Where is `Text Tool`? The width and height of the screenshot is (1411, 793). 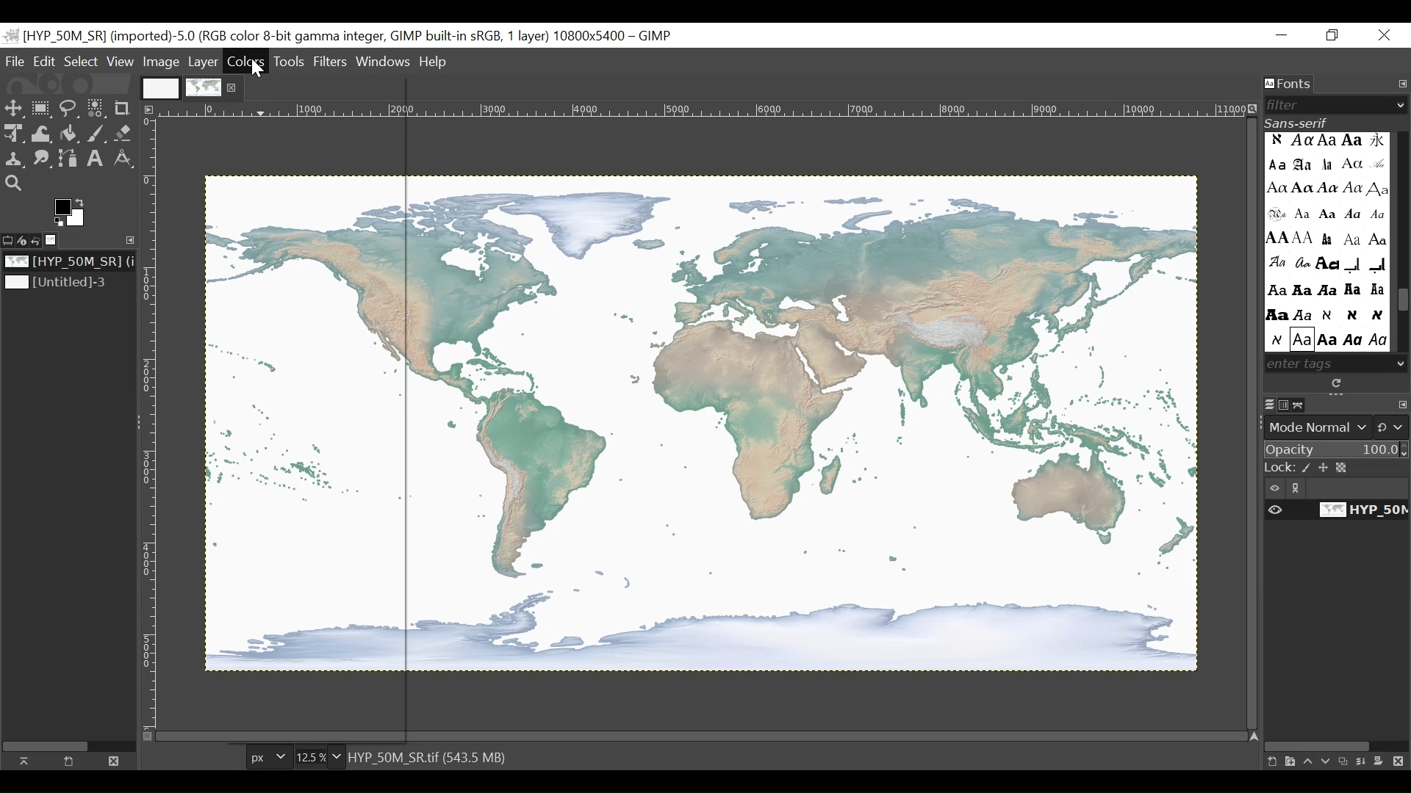 Text Tool is located at coordinates (96, 160).